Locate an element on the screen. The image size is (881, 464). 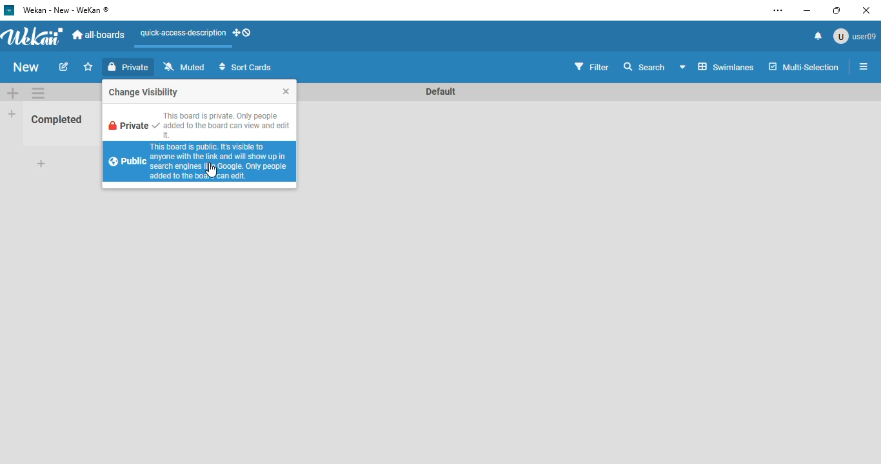
click to star this board is located at coordinates (88, 67).